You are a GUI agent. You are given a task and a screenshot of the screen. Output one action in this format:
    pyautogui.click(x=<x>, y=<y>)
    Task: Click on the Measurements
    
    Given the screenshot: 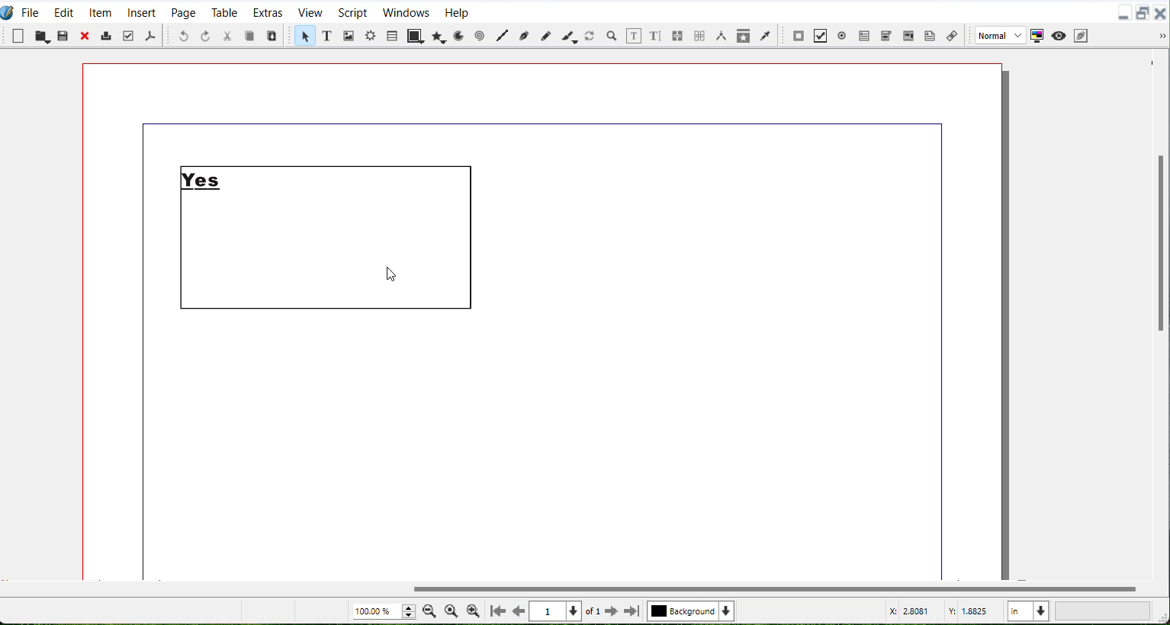 What is the action you would take?
    pyautogui.click(x=722, y=36)
    